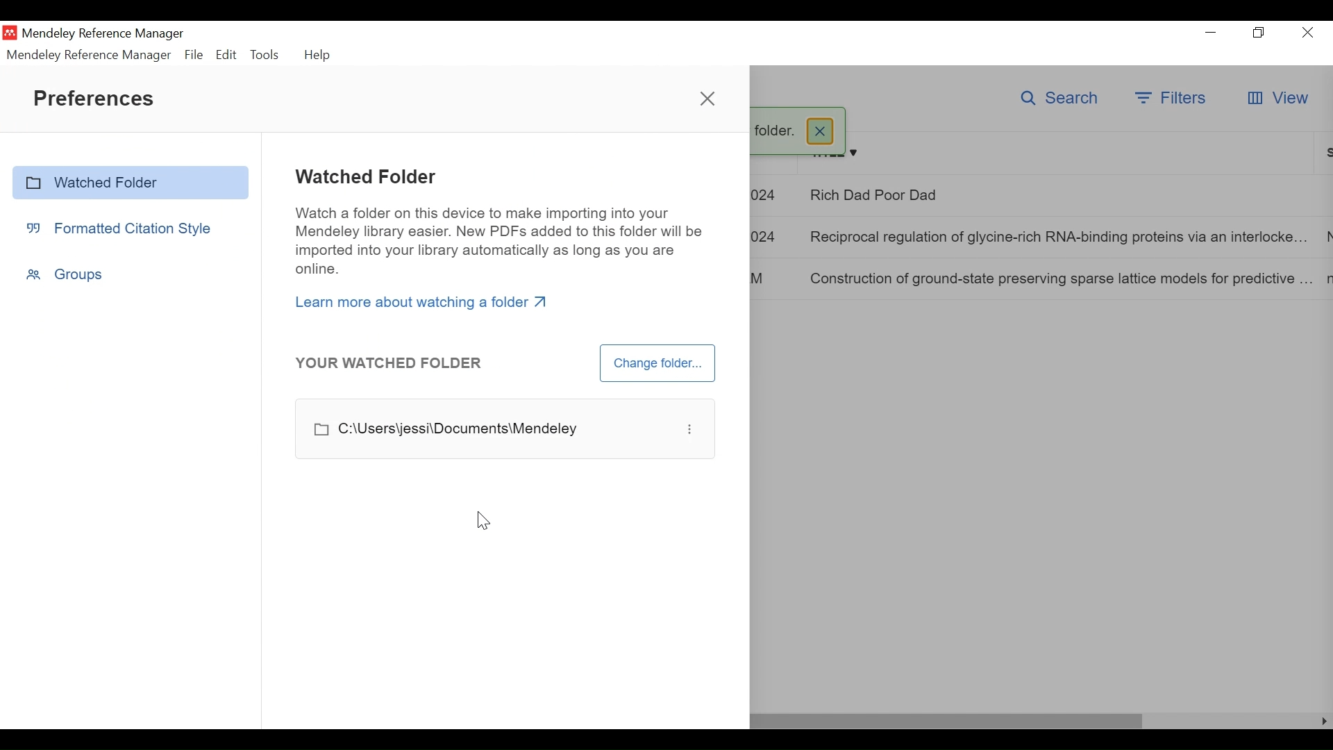 The height and width of the screenshot is (750, 1333). I want to click on YOUR WATCHED FOLDER, so click(393, 363).